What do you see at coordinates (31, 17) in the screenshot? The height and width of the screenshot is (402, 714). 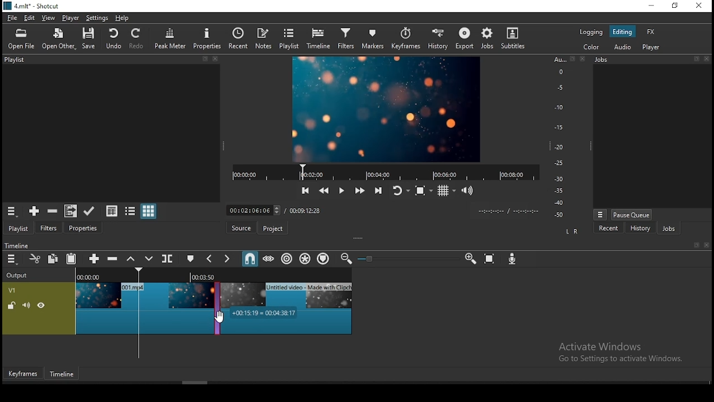 I see `edit` at bounding box center [31, 17].